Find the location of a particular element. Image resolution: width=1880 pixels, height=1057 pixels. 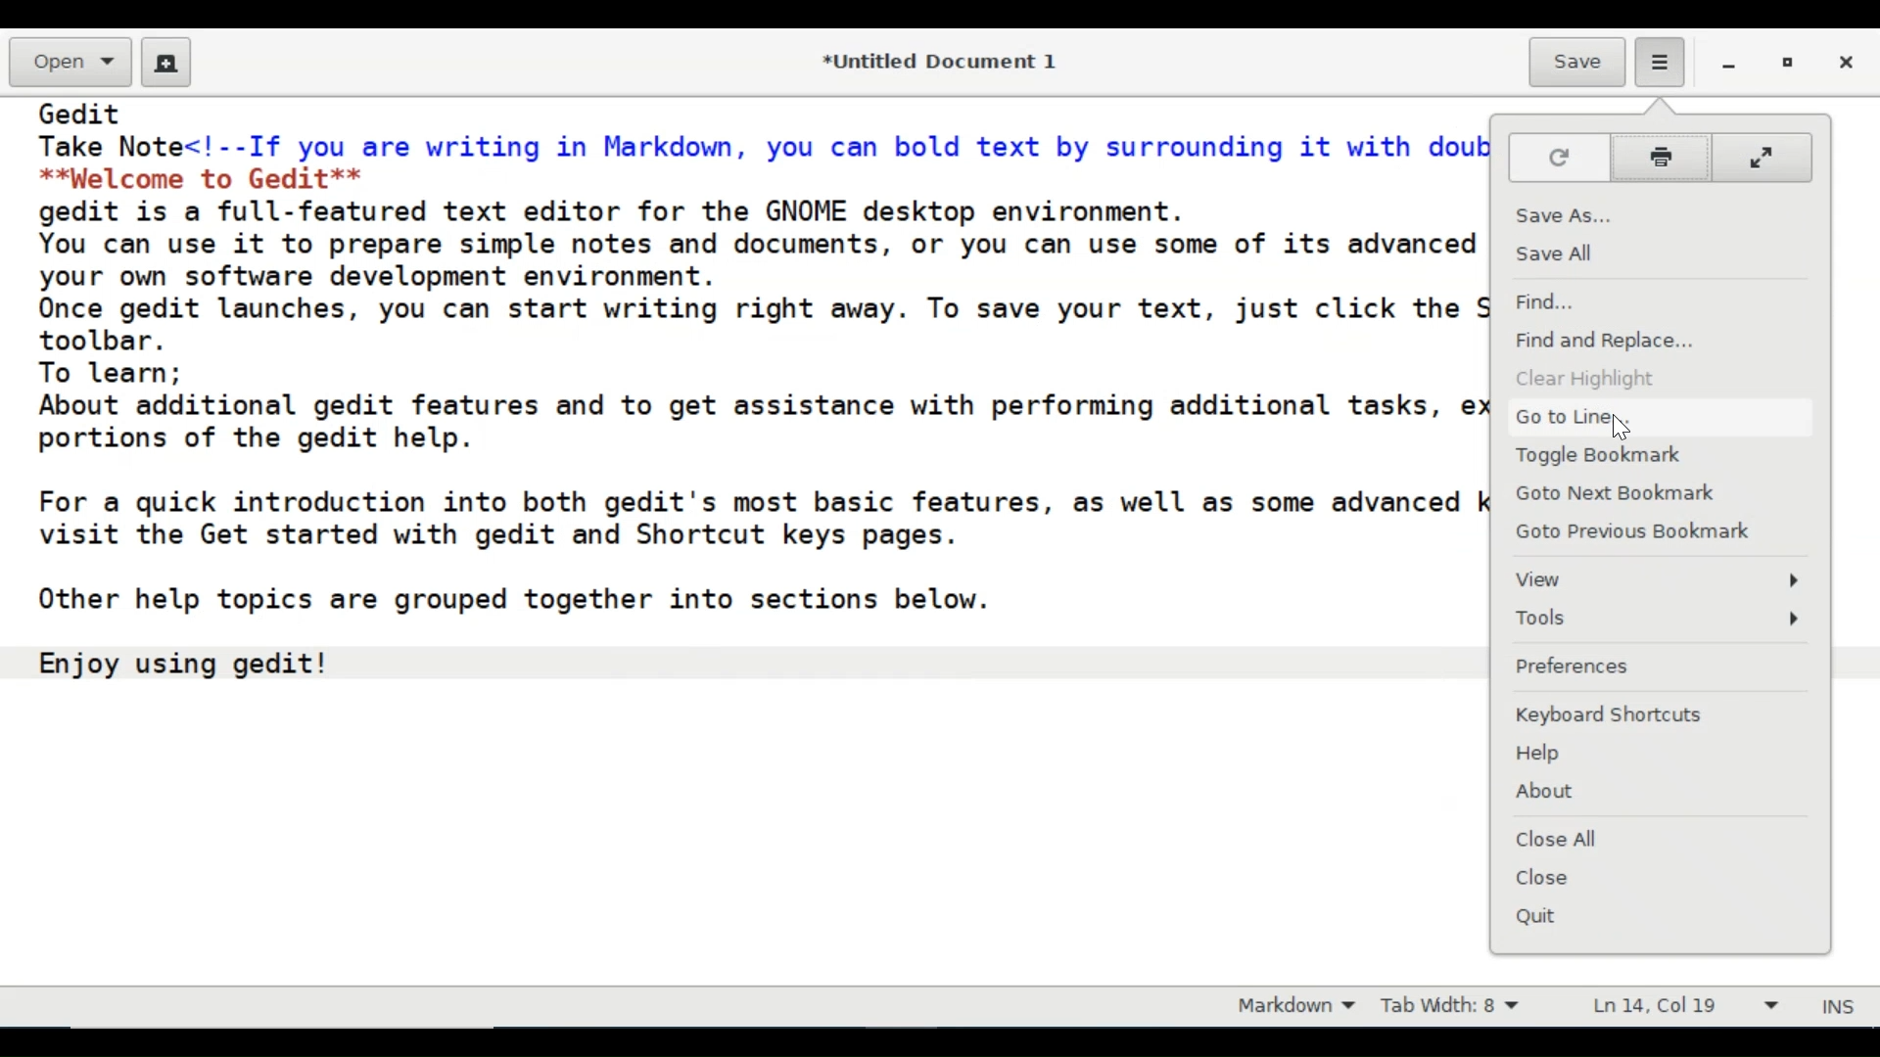

About is located at coordinates (1549, 793).